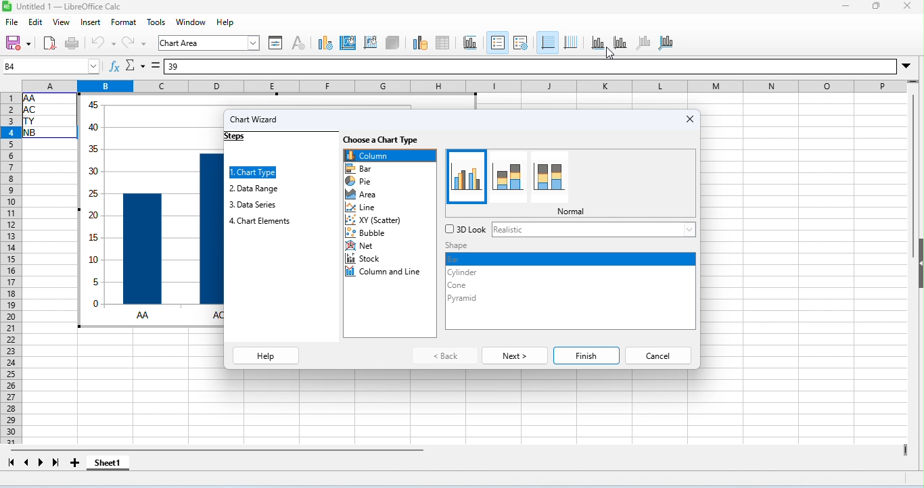 Image resolution: width=924 pixels, height=488 pixels. I want to click on chart, so click(172, 226).